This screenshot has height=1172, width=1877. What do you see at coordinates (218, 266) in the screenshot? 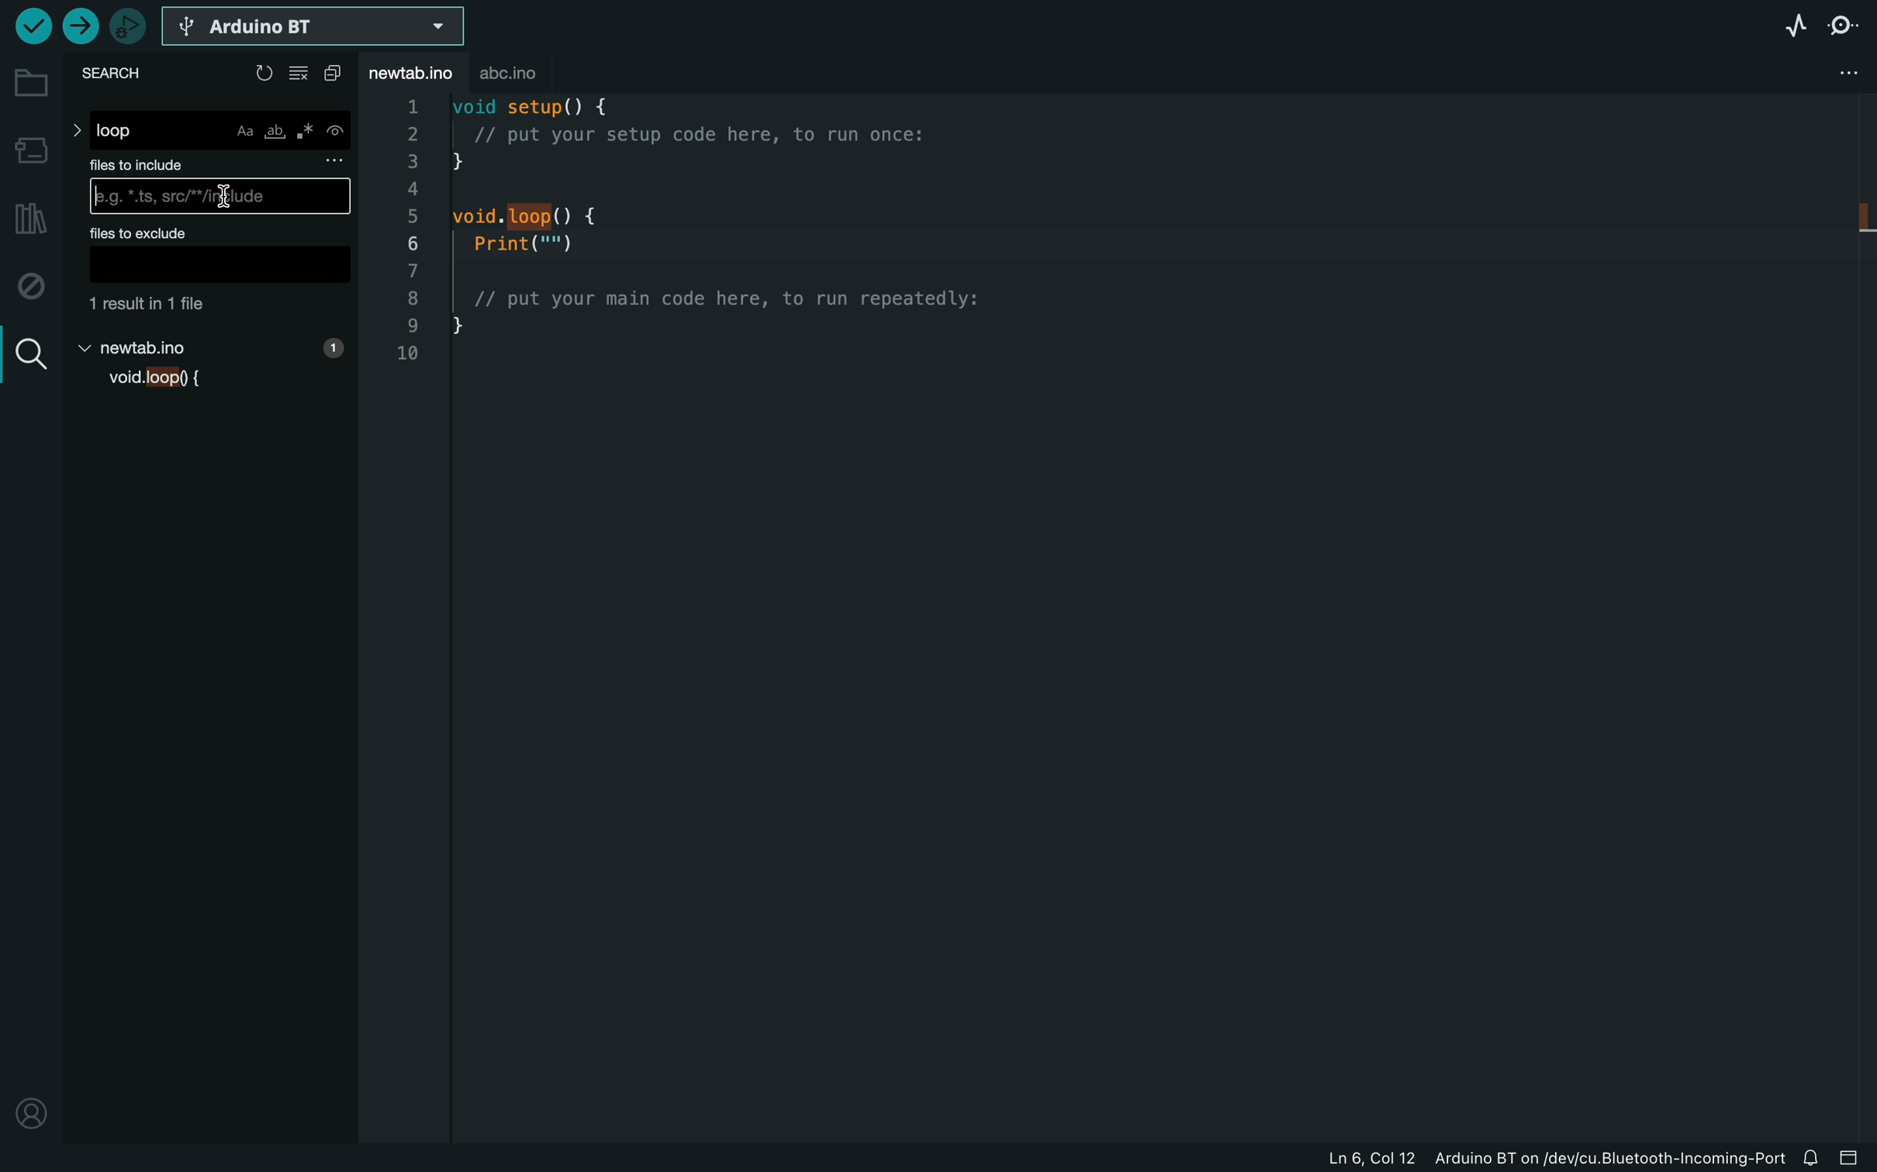
I see `input field` at bounding box center [218, 266].